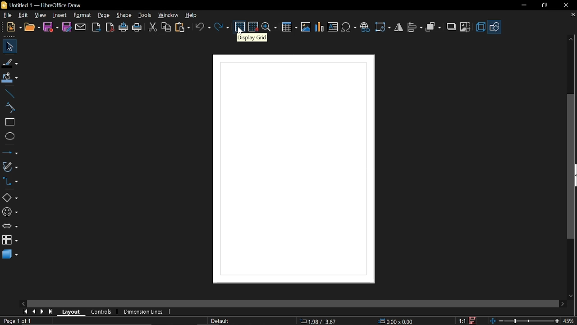  Describe the element at coordinates (194, 15) in the screenshot. I see `help` at that location.